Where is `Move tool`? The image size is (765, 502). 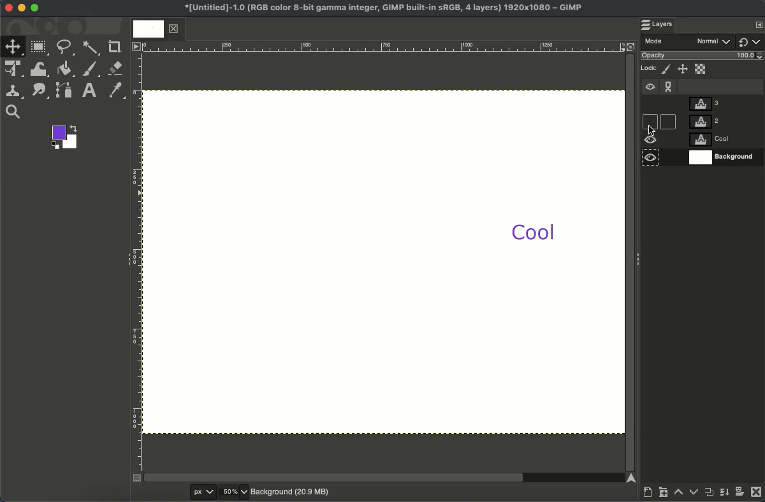
Move tool is located at coordinates (13, 46).